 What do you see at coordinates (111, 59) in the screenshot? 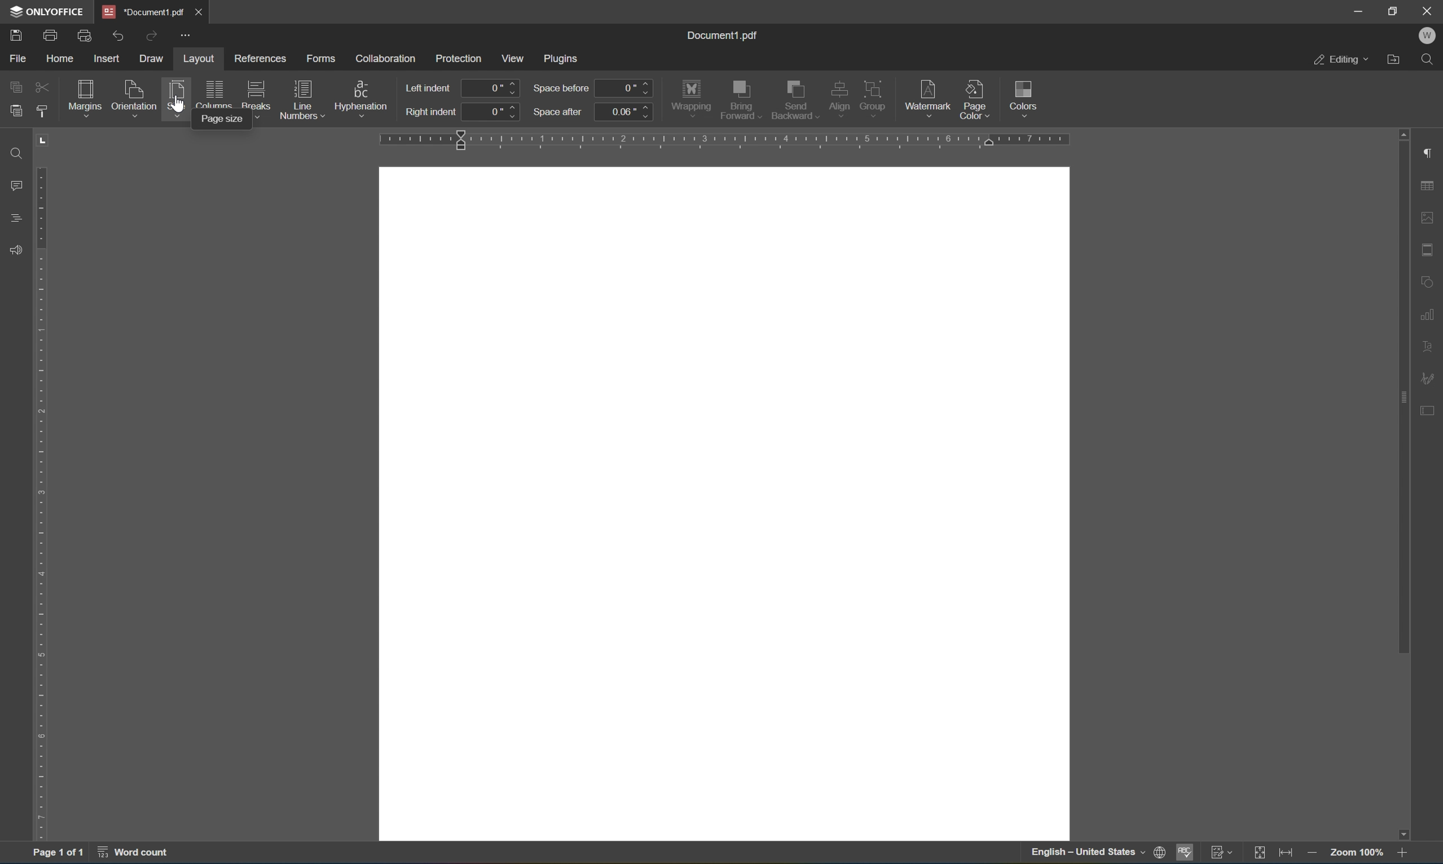
I see `insert` at bounding box center [111, 59].